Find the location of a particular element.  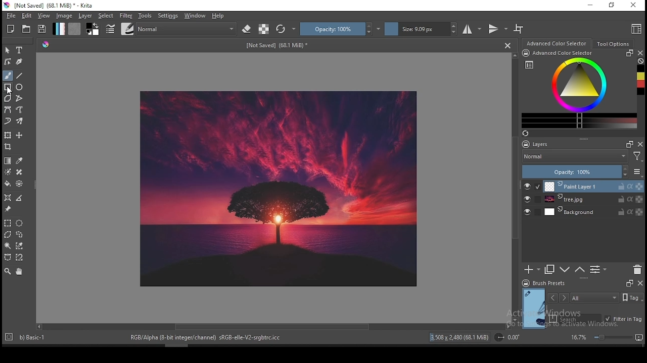

[Not Saved] (68.1 MiB) * is located at coordinates (279, 46).